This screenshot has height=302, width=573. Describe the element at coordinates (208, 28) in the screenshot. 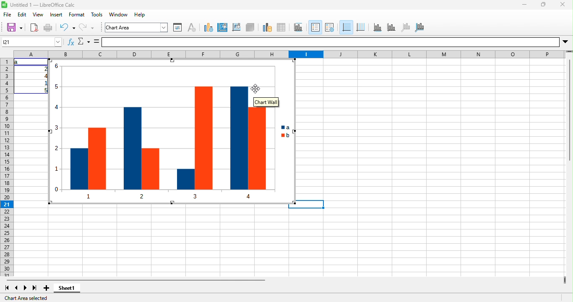

I see `chart type` at that location.